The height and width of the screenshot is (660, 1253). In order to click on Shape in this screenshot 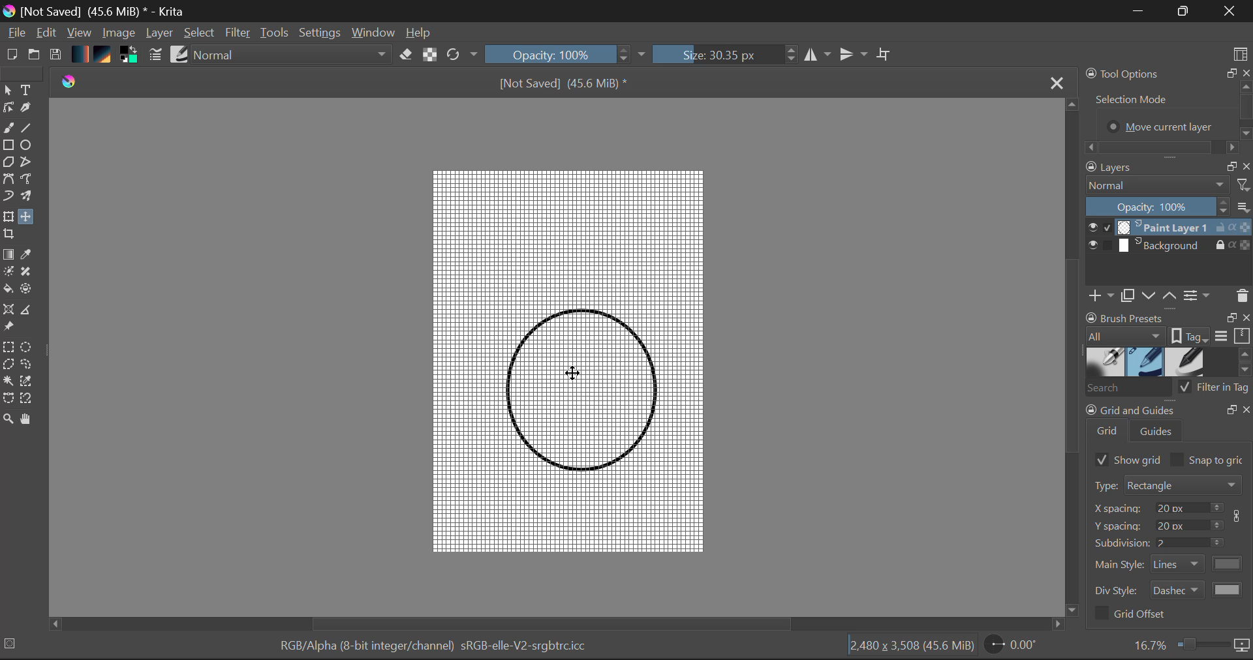, I will do `click(583, 389)`.